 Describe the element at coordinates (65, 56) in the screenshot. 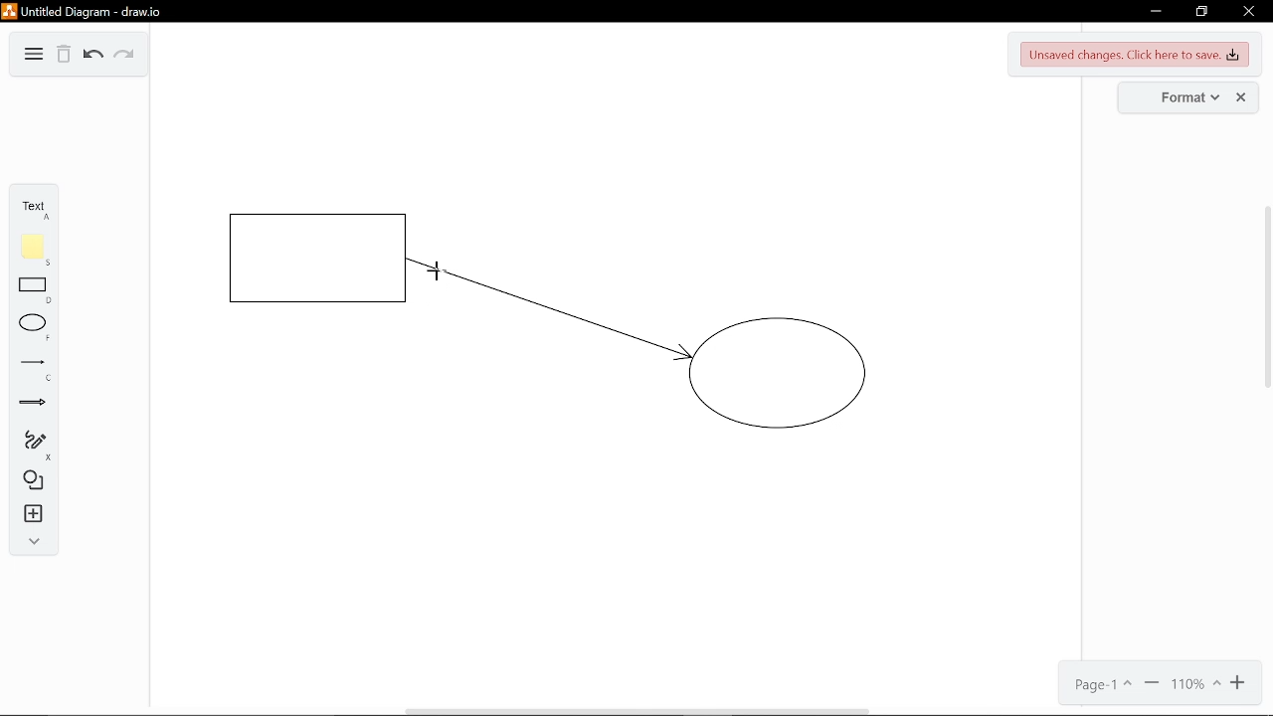

I see `Delete` at that location.